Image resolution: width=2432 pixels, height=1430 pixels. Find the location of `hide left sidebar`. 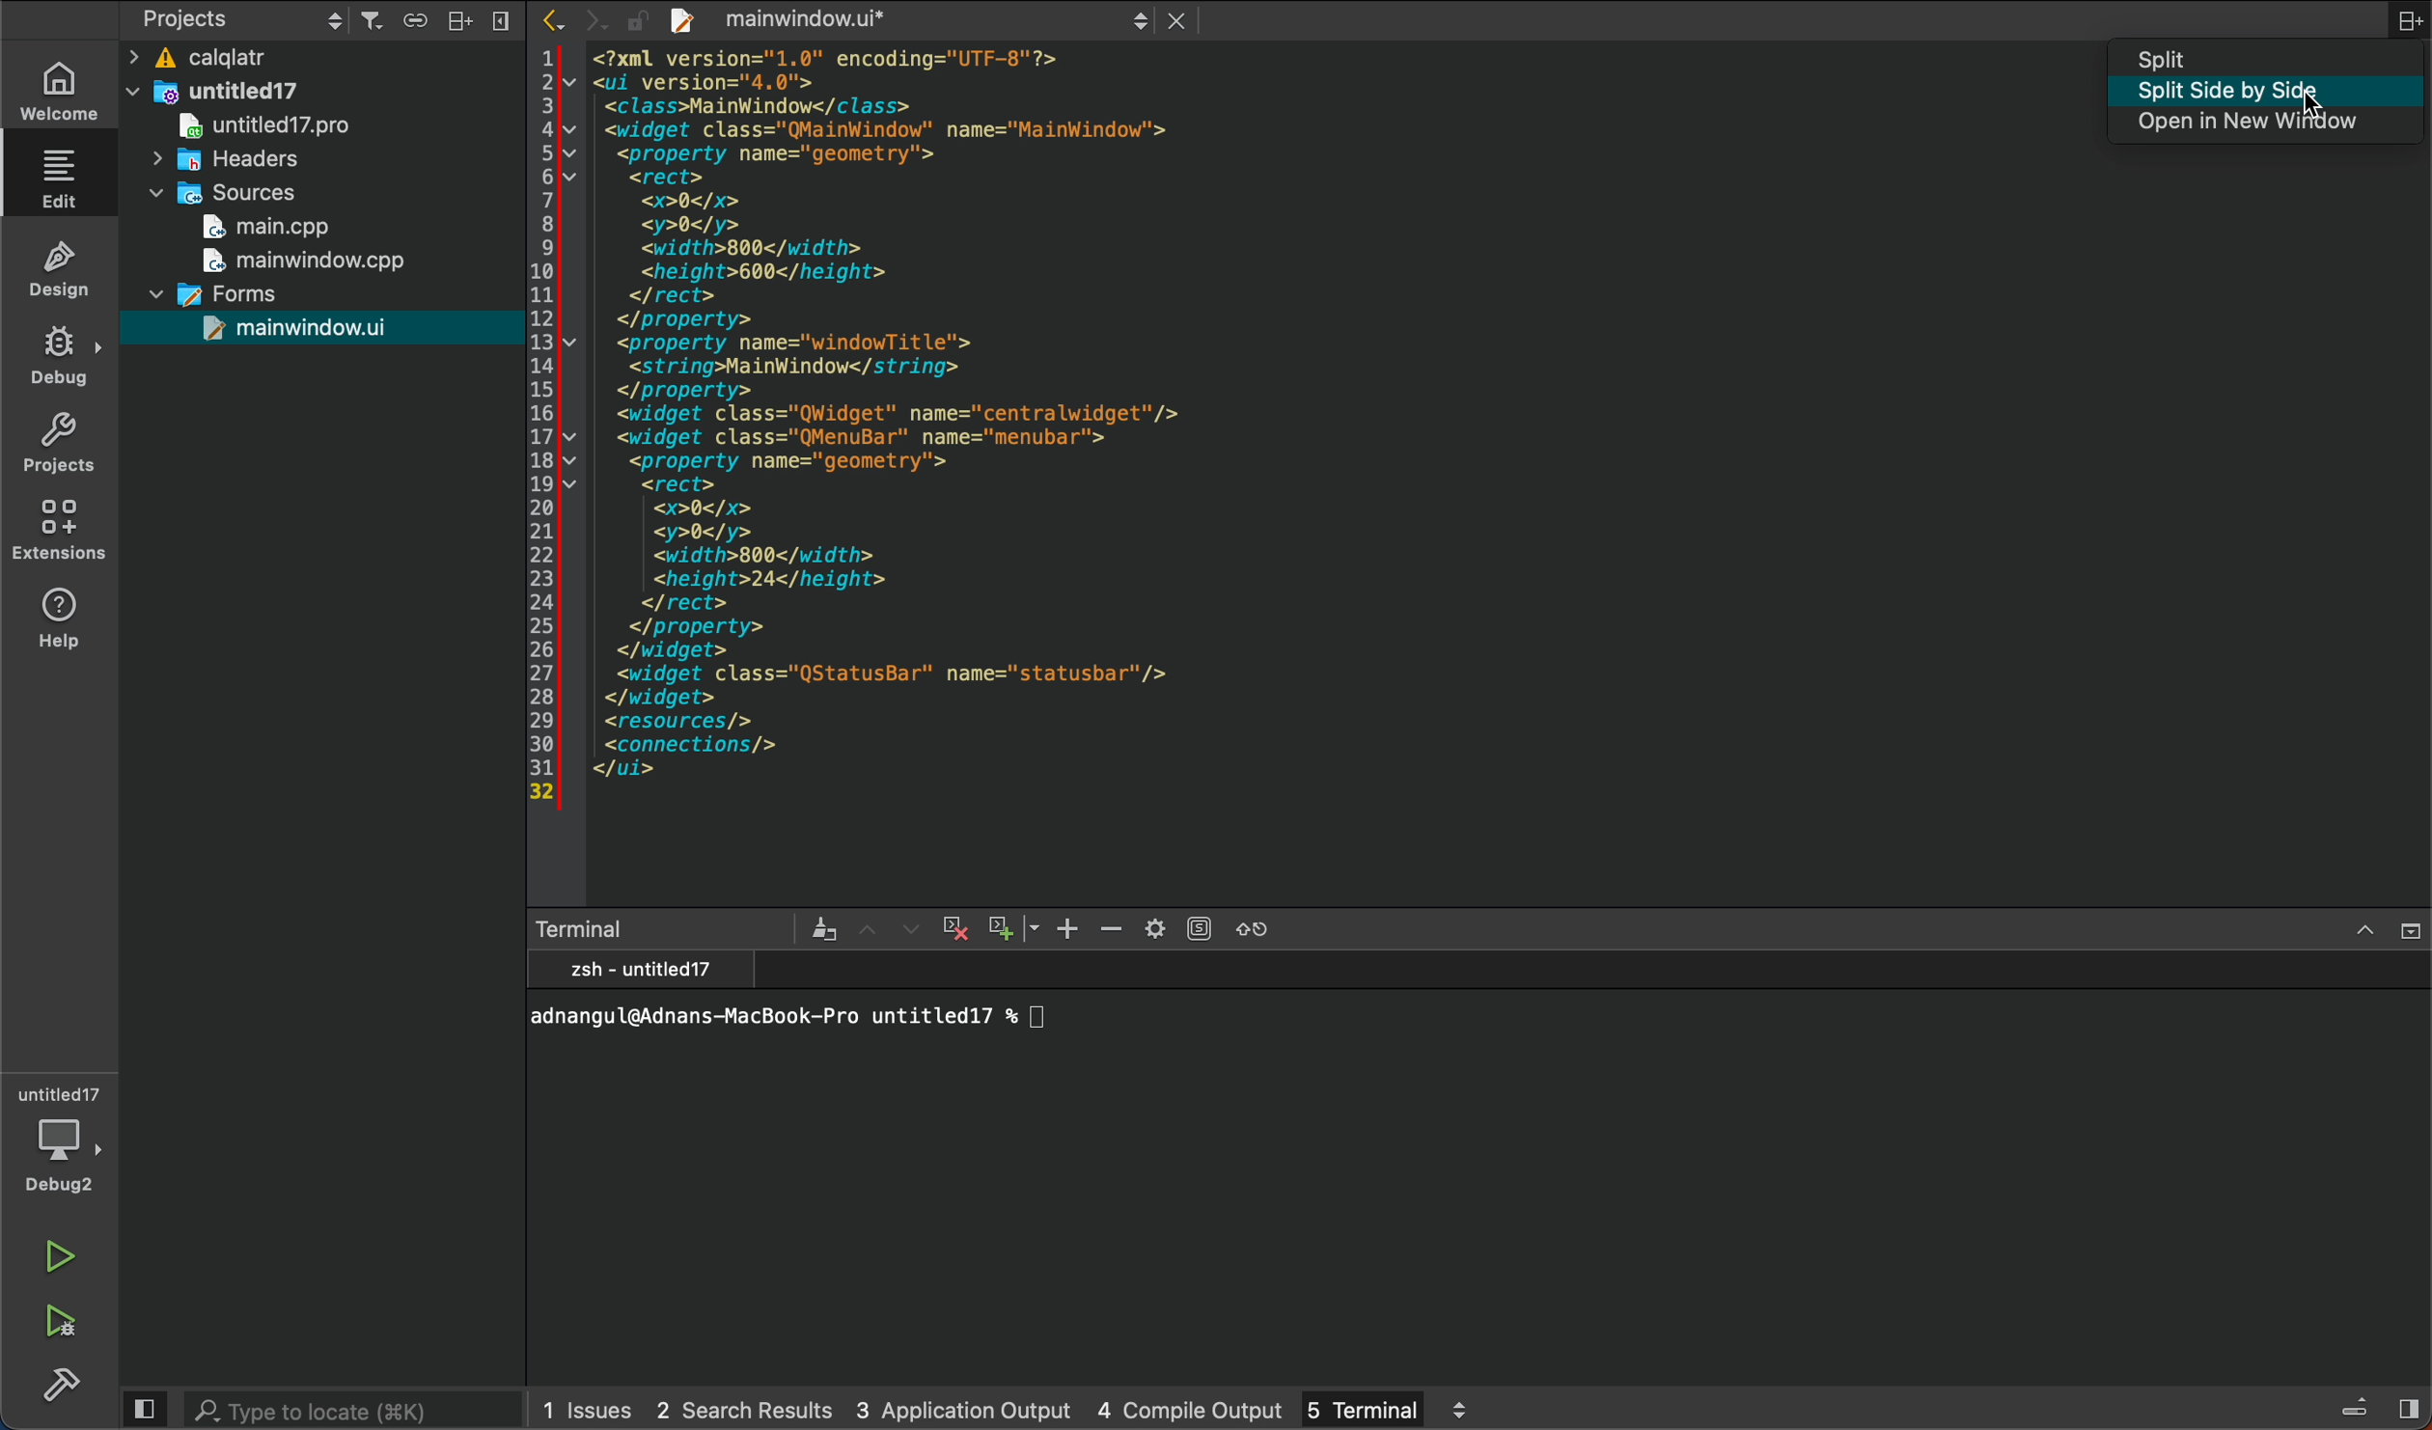

hide left sidebar is located at coordinates (143, 1409).